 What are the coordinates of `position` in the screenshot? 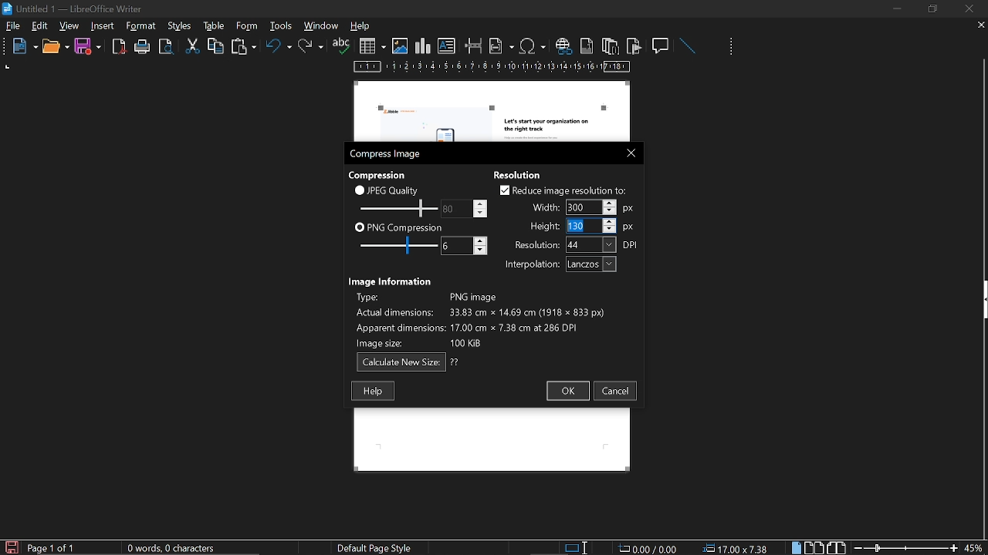 It's located at (738, 548).